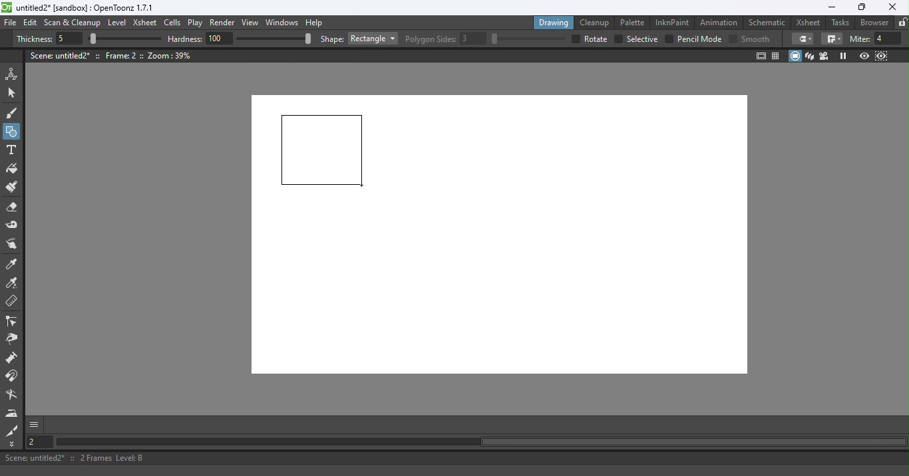  Describe the element at coordinates (332, 40) in the screenshot. I see `shape` at that location.